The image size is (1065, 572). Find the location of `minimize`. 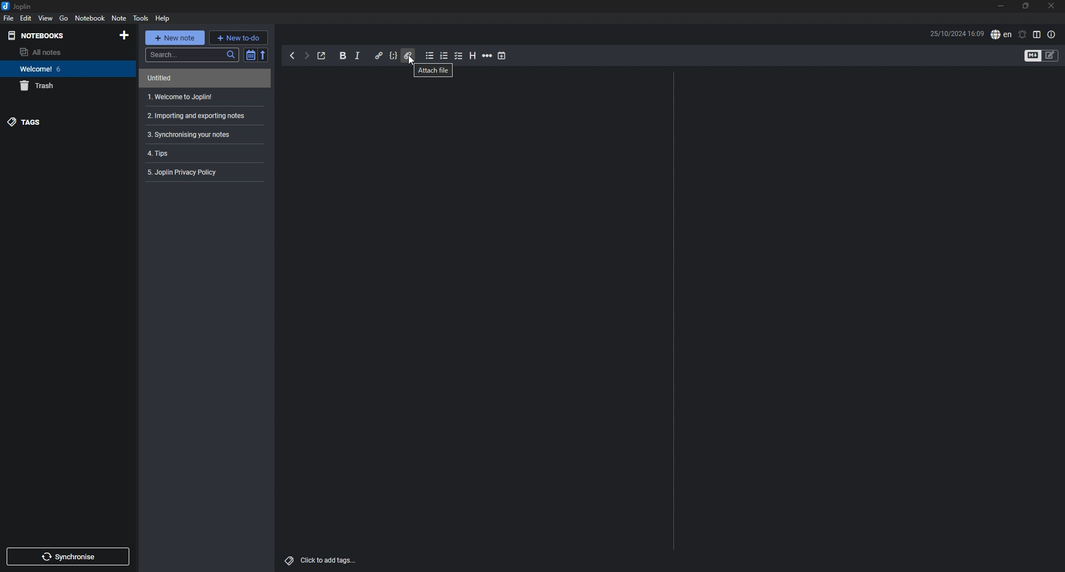

minimize is located at coordinates (1001, 7).